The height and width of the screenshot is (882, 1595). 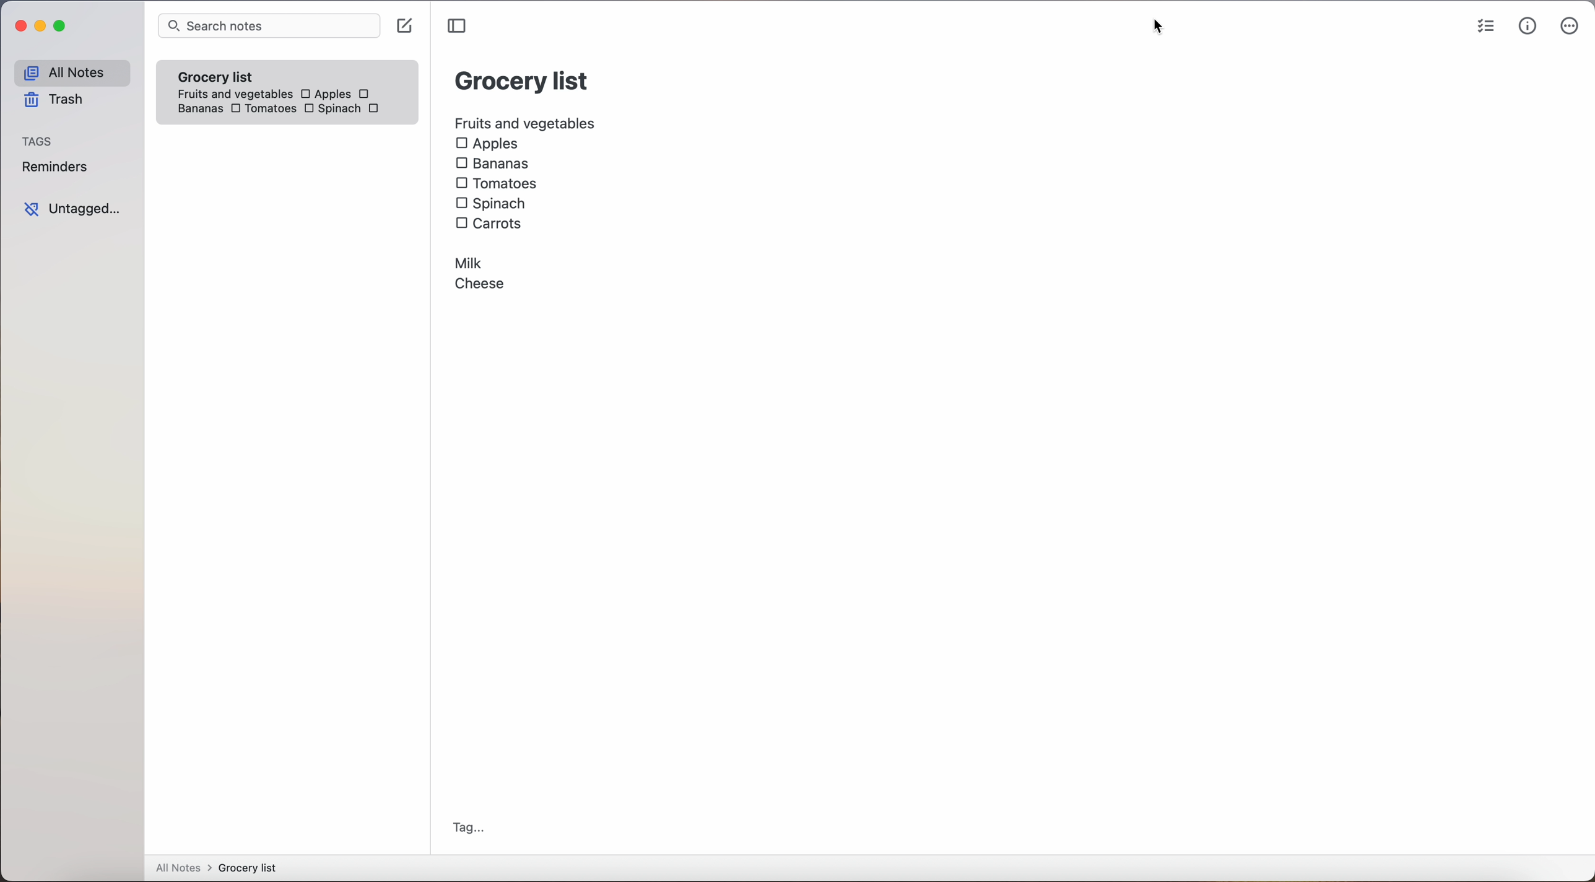 What do you see at coordinates (1481, 26) in the screenshot?
I see `check list` at bounding box center [1481, 26].